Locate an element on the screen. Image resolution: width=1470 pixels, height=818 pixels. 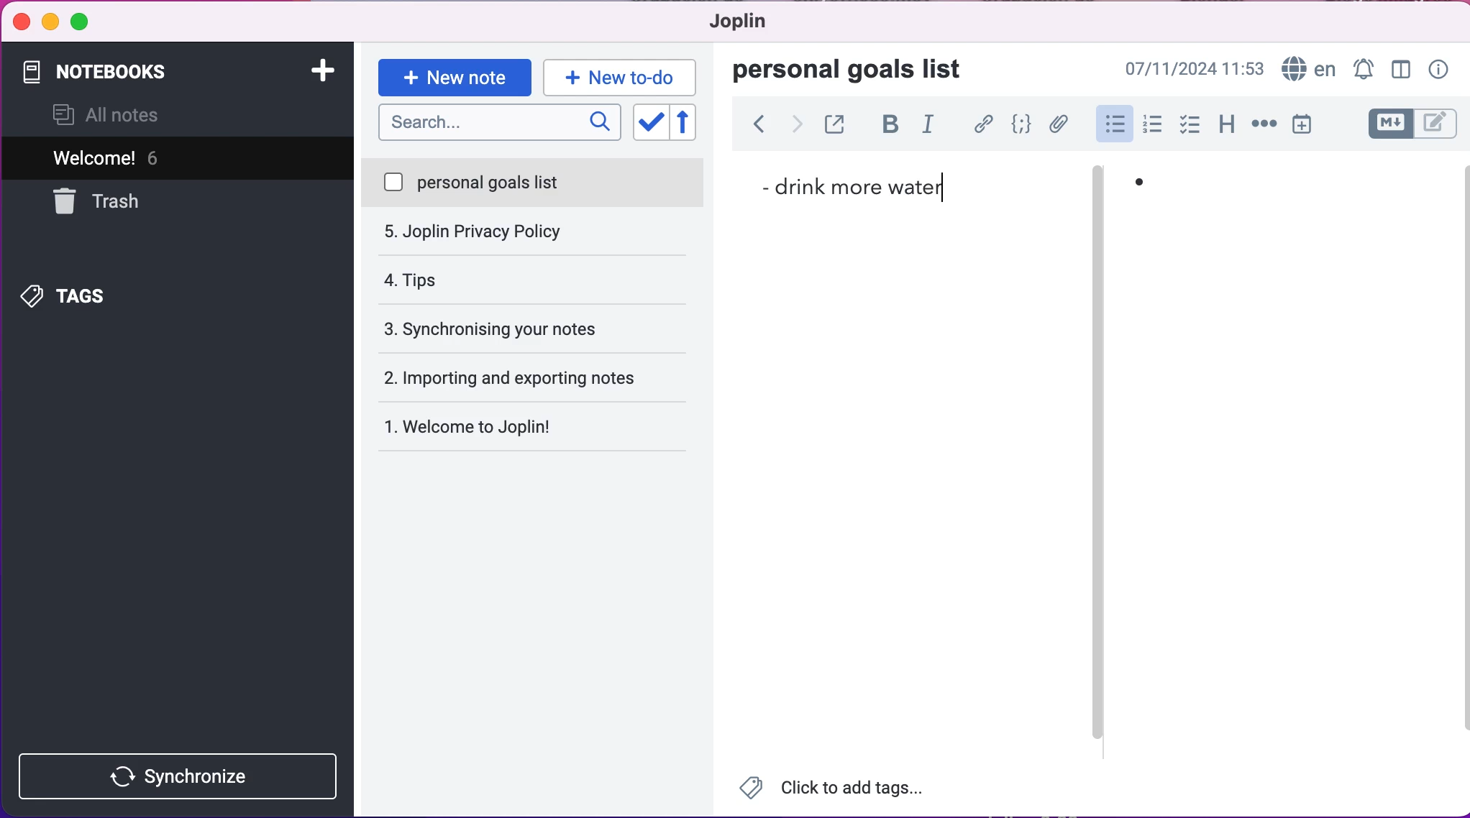
drink more water is located at coordinates (850, 185).